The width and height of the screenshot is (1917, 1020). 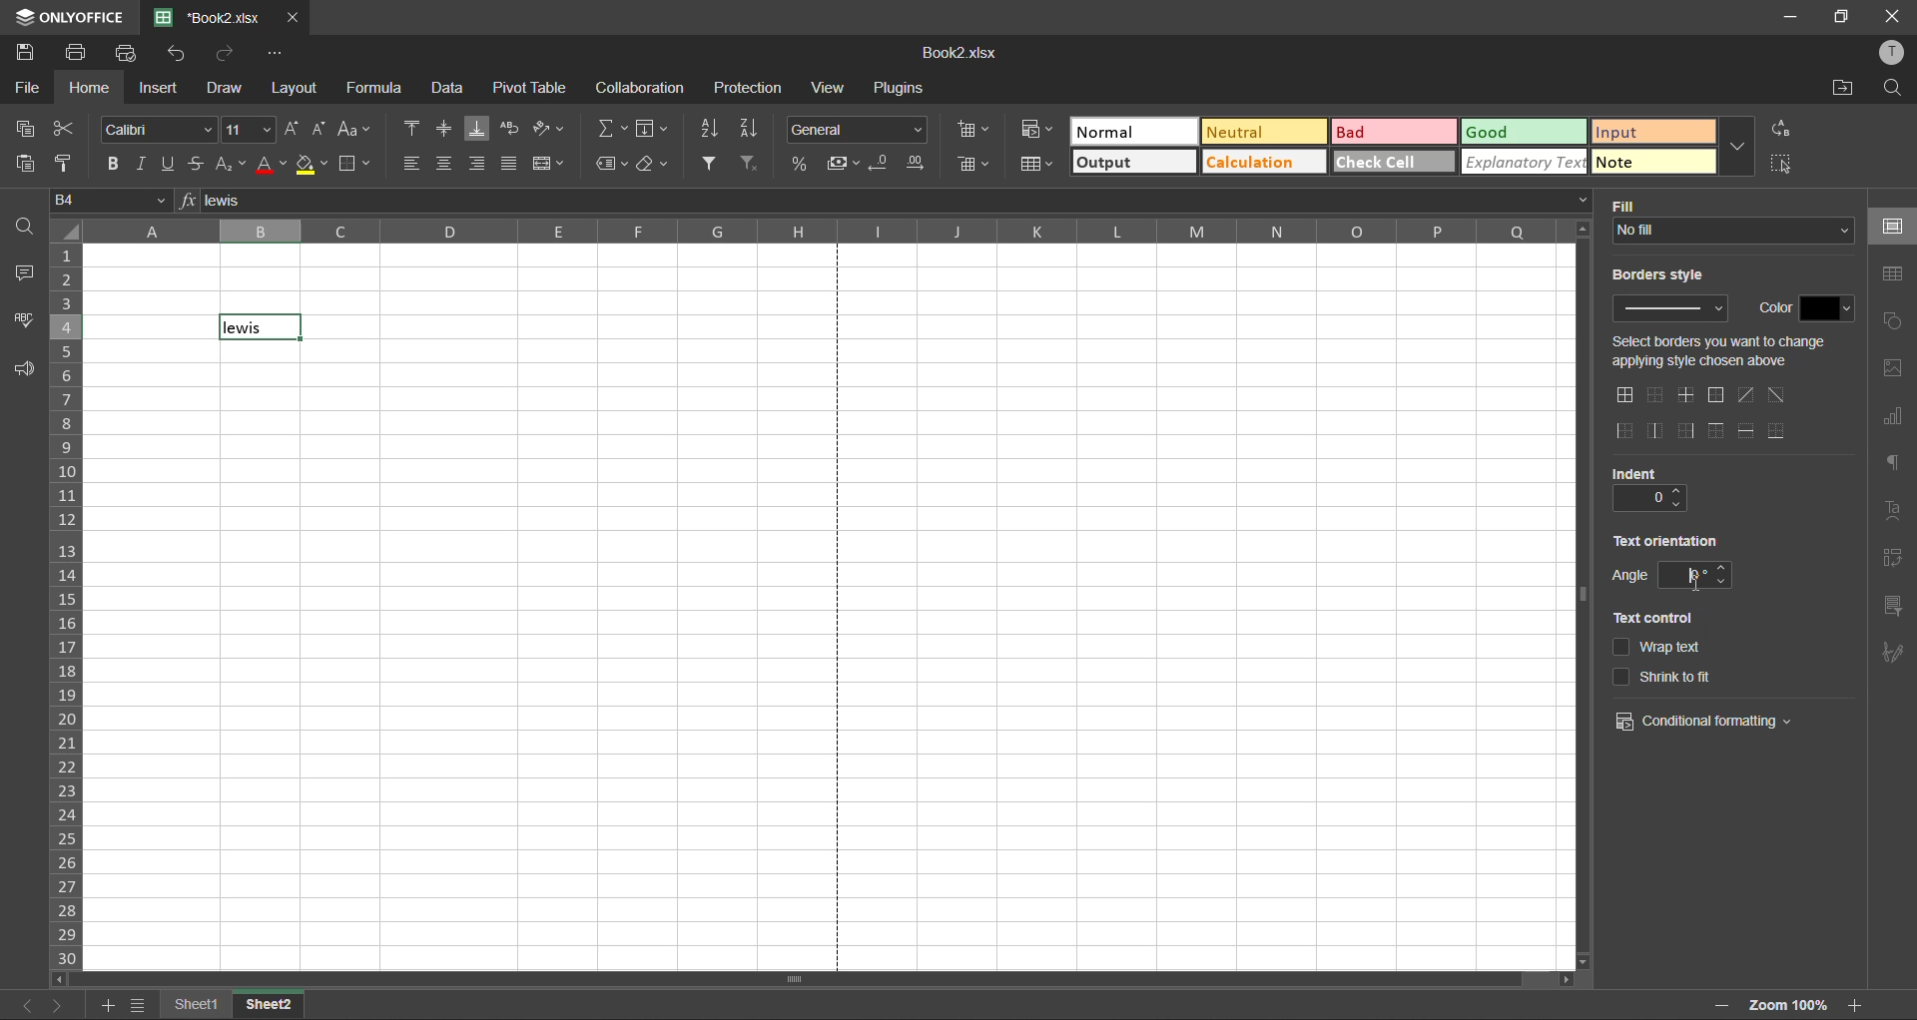 What do you see at coordinates (447, 87) in the screenshot?
I see `data` at bounding box center [447, 87].